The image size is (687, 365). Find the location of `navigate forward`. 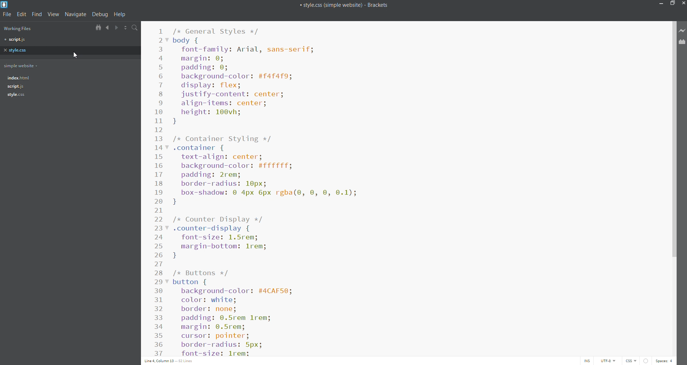

navigate forward is located at coordinates (117, 28).